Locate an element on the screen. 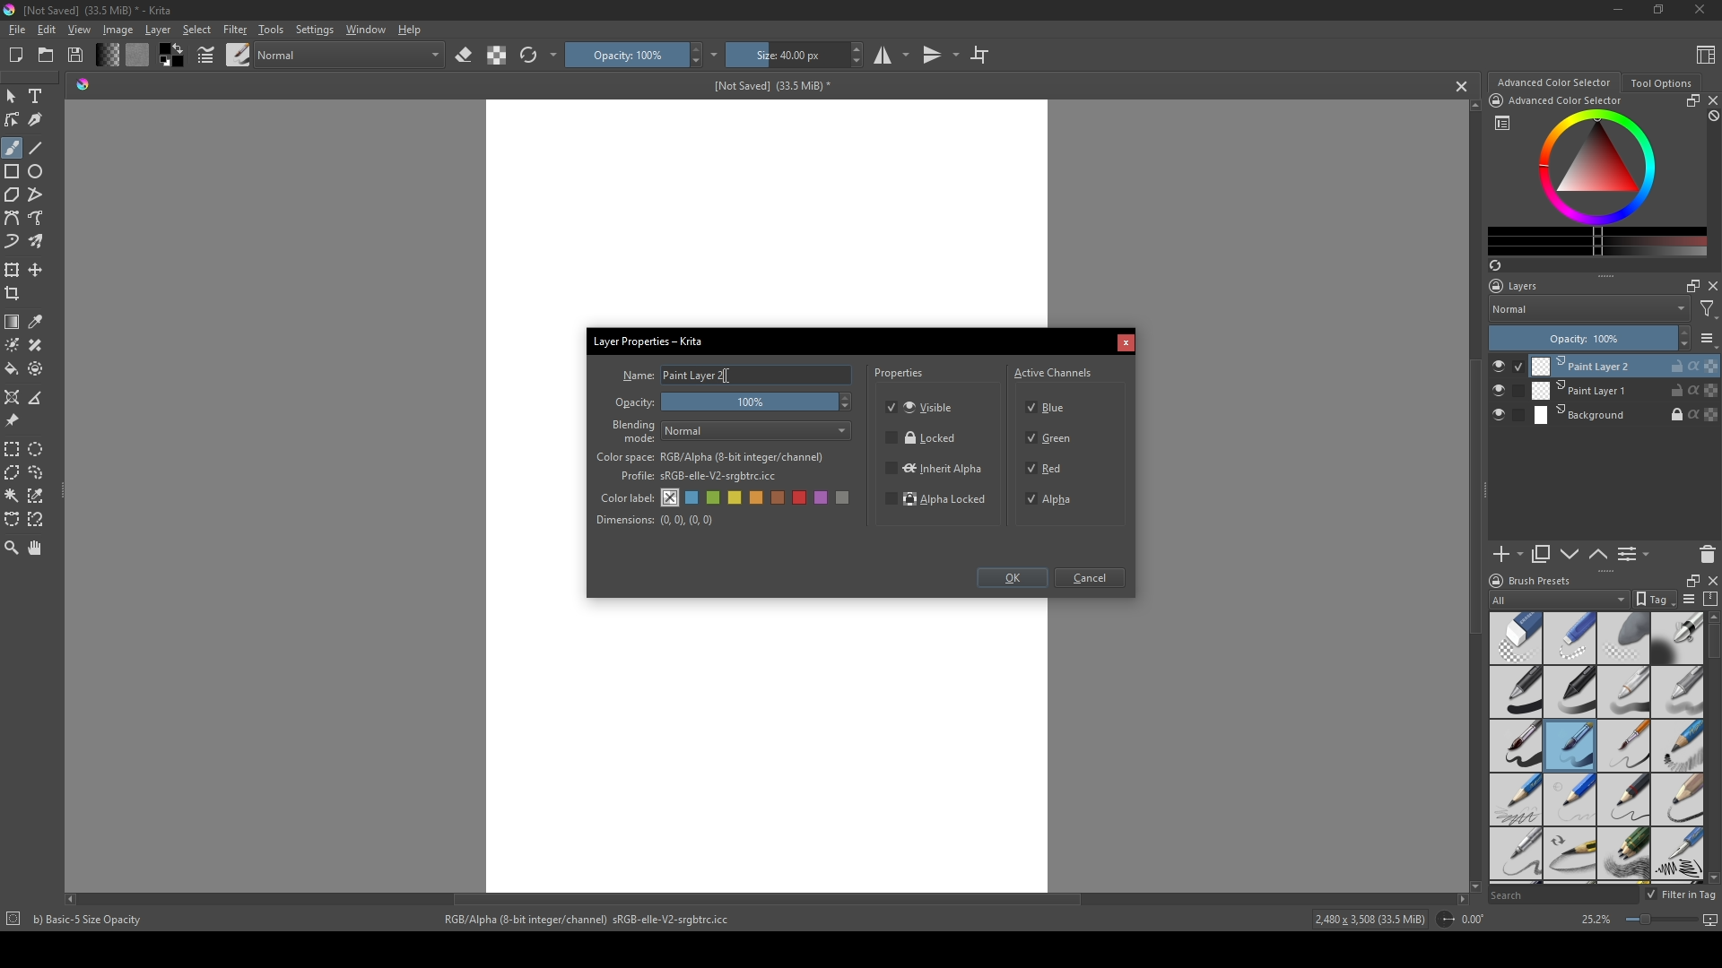  Dimensions (0,0),(0,0) is located at coordinates (656, 520).